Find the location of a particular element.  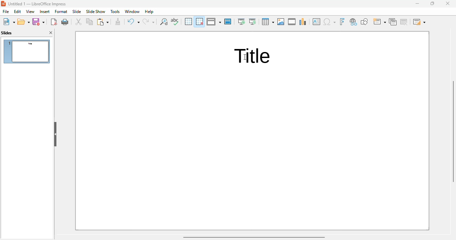

cursor is located at coordinates (246, 57).